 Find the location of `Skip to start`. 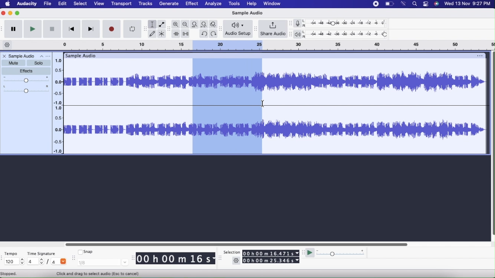

Skip to start is located at coordinates (71, 30).